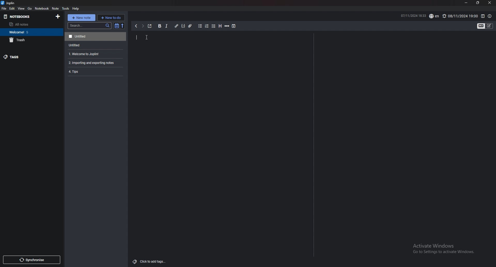 Image resolution: width=496 pixels, height=267 pixels. What do you see at coordinates (483, 16) in the screenshot?
I see `toggle editor layout` at bounding box center [483, 16].